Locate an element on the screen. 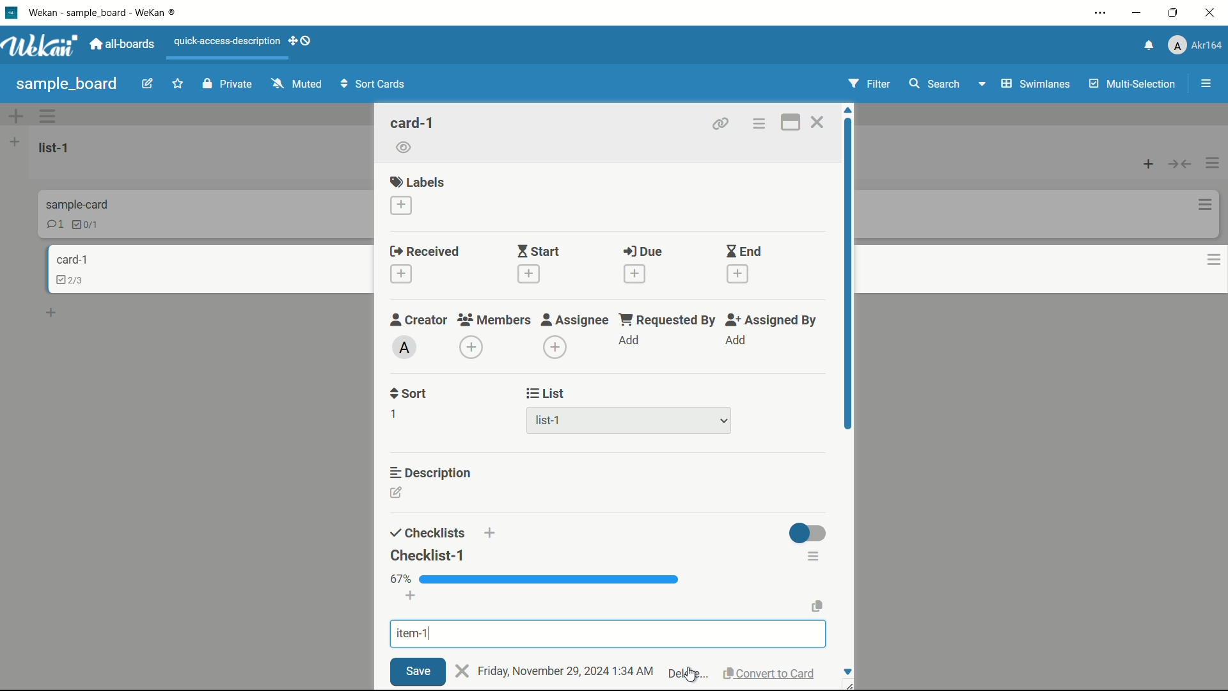 Image resolution: width=1228 pixels, height=691 pixels. checklist-1 is located at coordinates (429, 554).